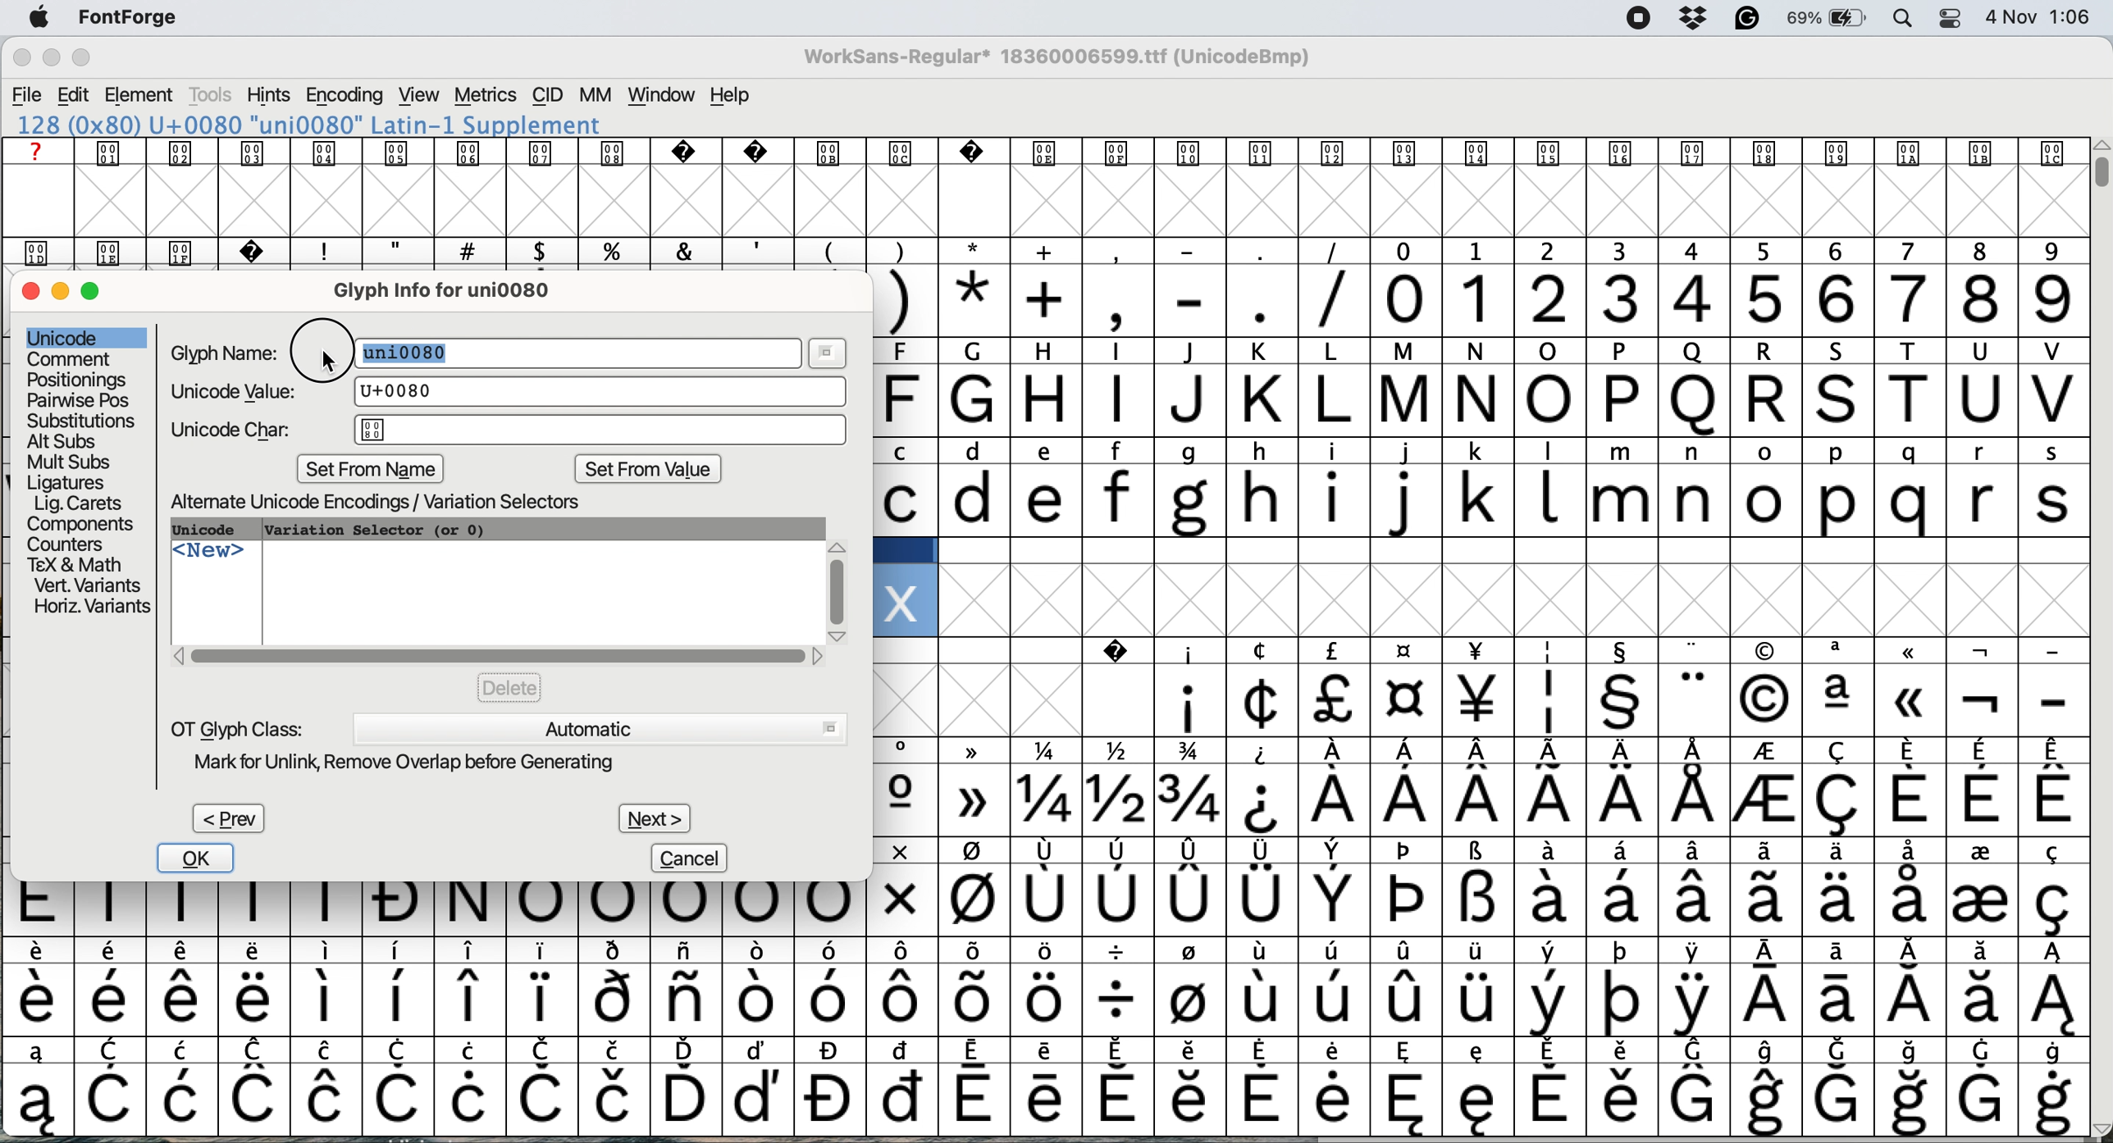 The height and width of the screenshot is (1143, 2113). Describe the element at coordinates (1048, 1049) in the screenshot. I see `special characters` at that location.